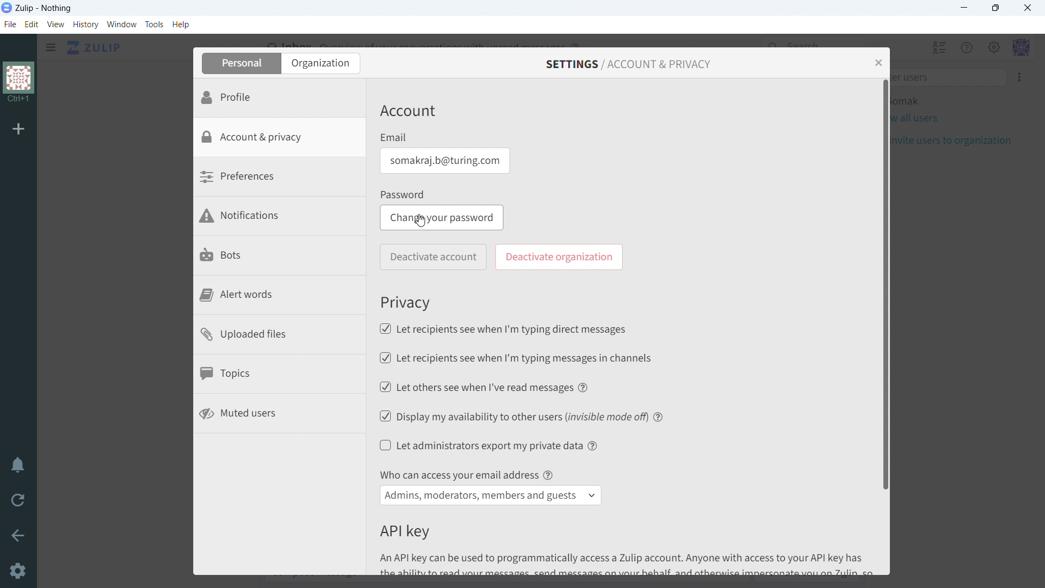 The height and width of the screenshot is (588, 1045). What do you see at coordinates (1028, 8) in the screenshot?
I see `close` at bounding box center [1028, 8].